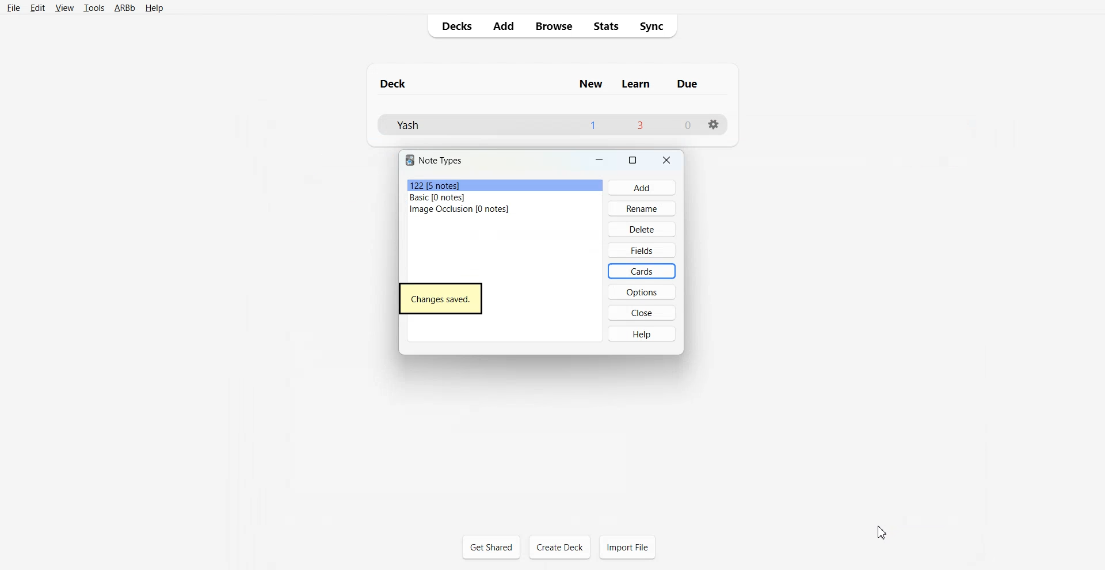  I want to click on File, so click(13, 8).